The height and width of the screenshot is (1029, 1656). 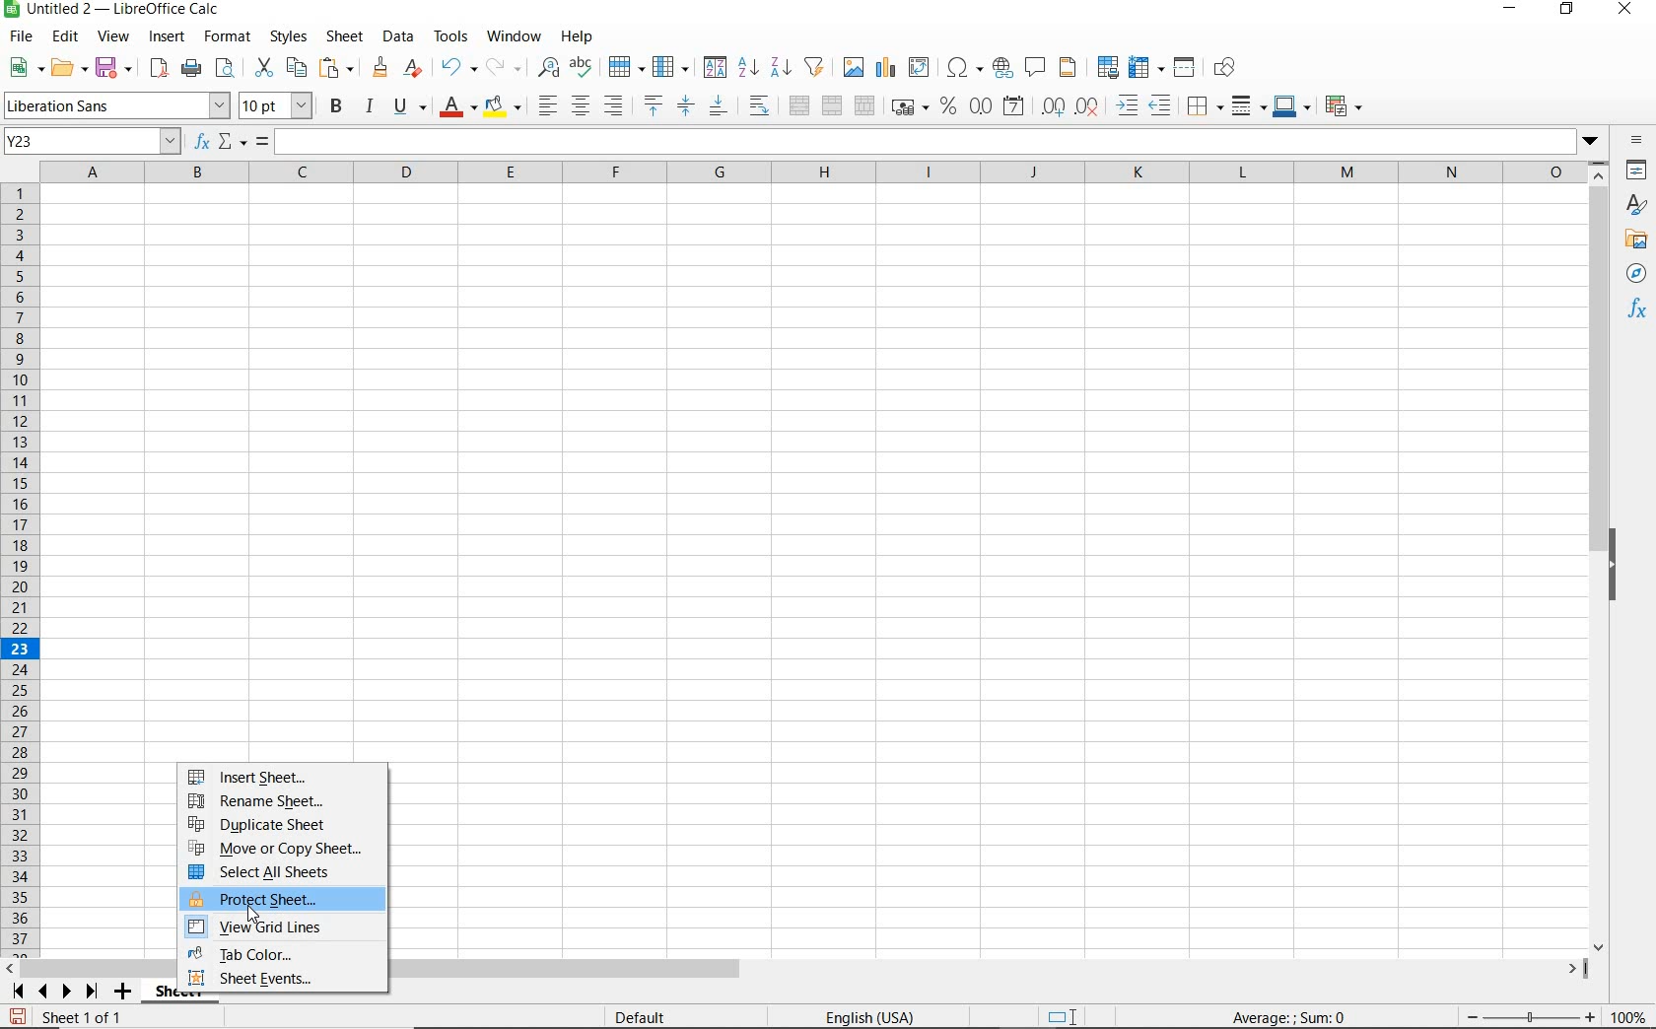 I want to click on TOOLS, so click(x=449, y=36).